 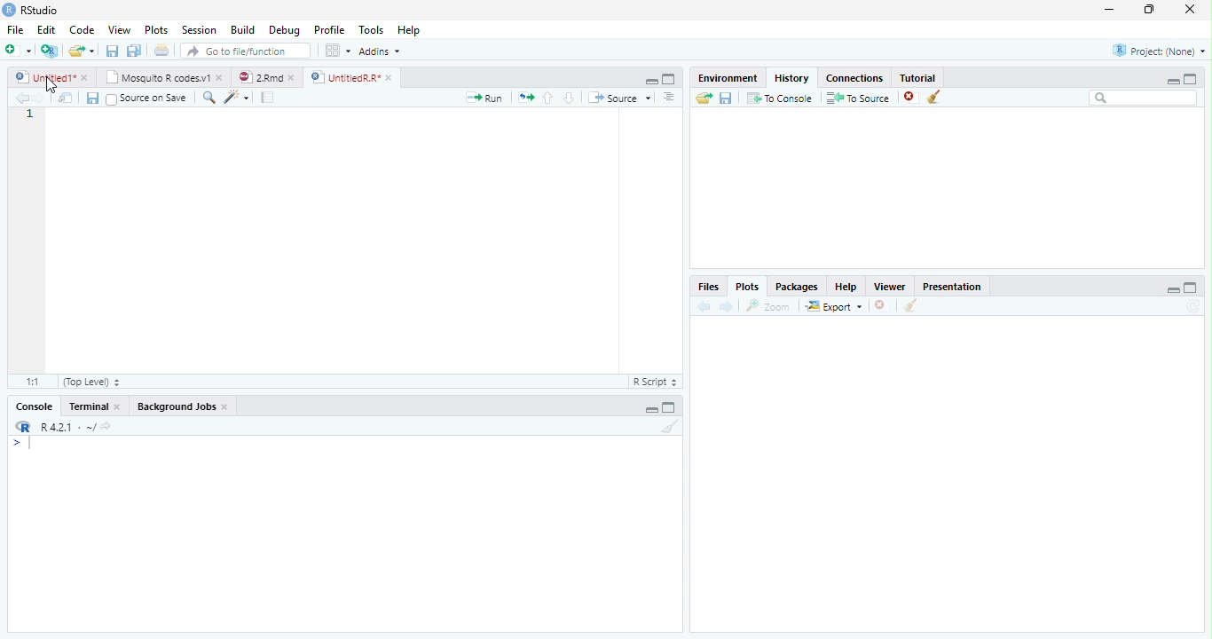 What do you see at coordinates (106, 424) in the screenshot?
I see `View the current working directory` at bounding box center [106, 424].